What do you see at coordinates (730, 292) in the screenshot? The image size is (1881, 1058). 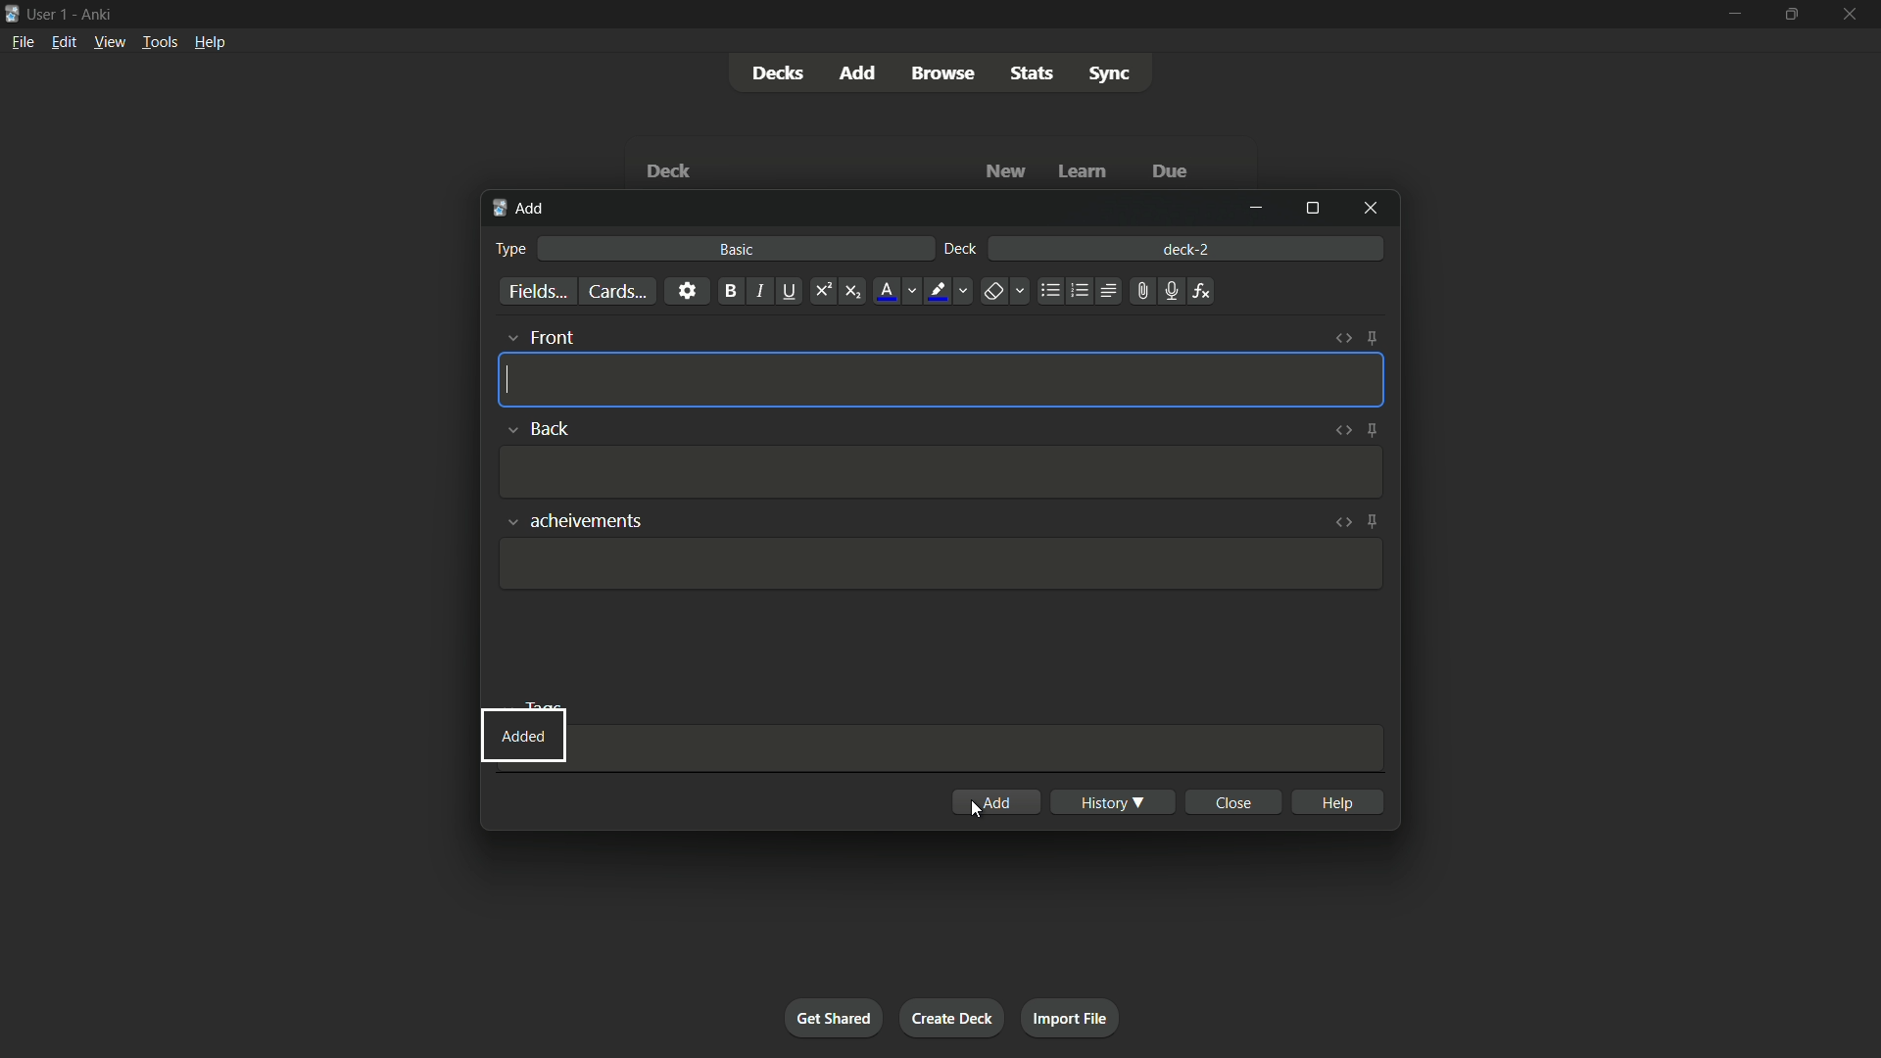 I see `bold` at bounding box center [730, 292].